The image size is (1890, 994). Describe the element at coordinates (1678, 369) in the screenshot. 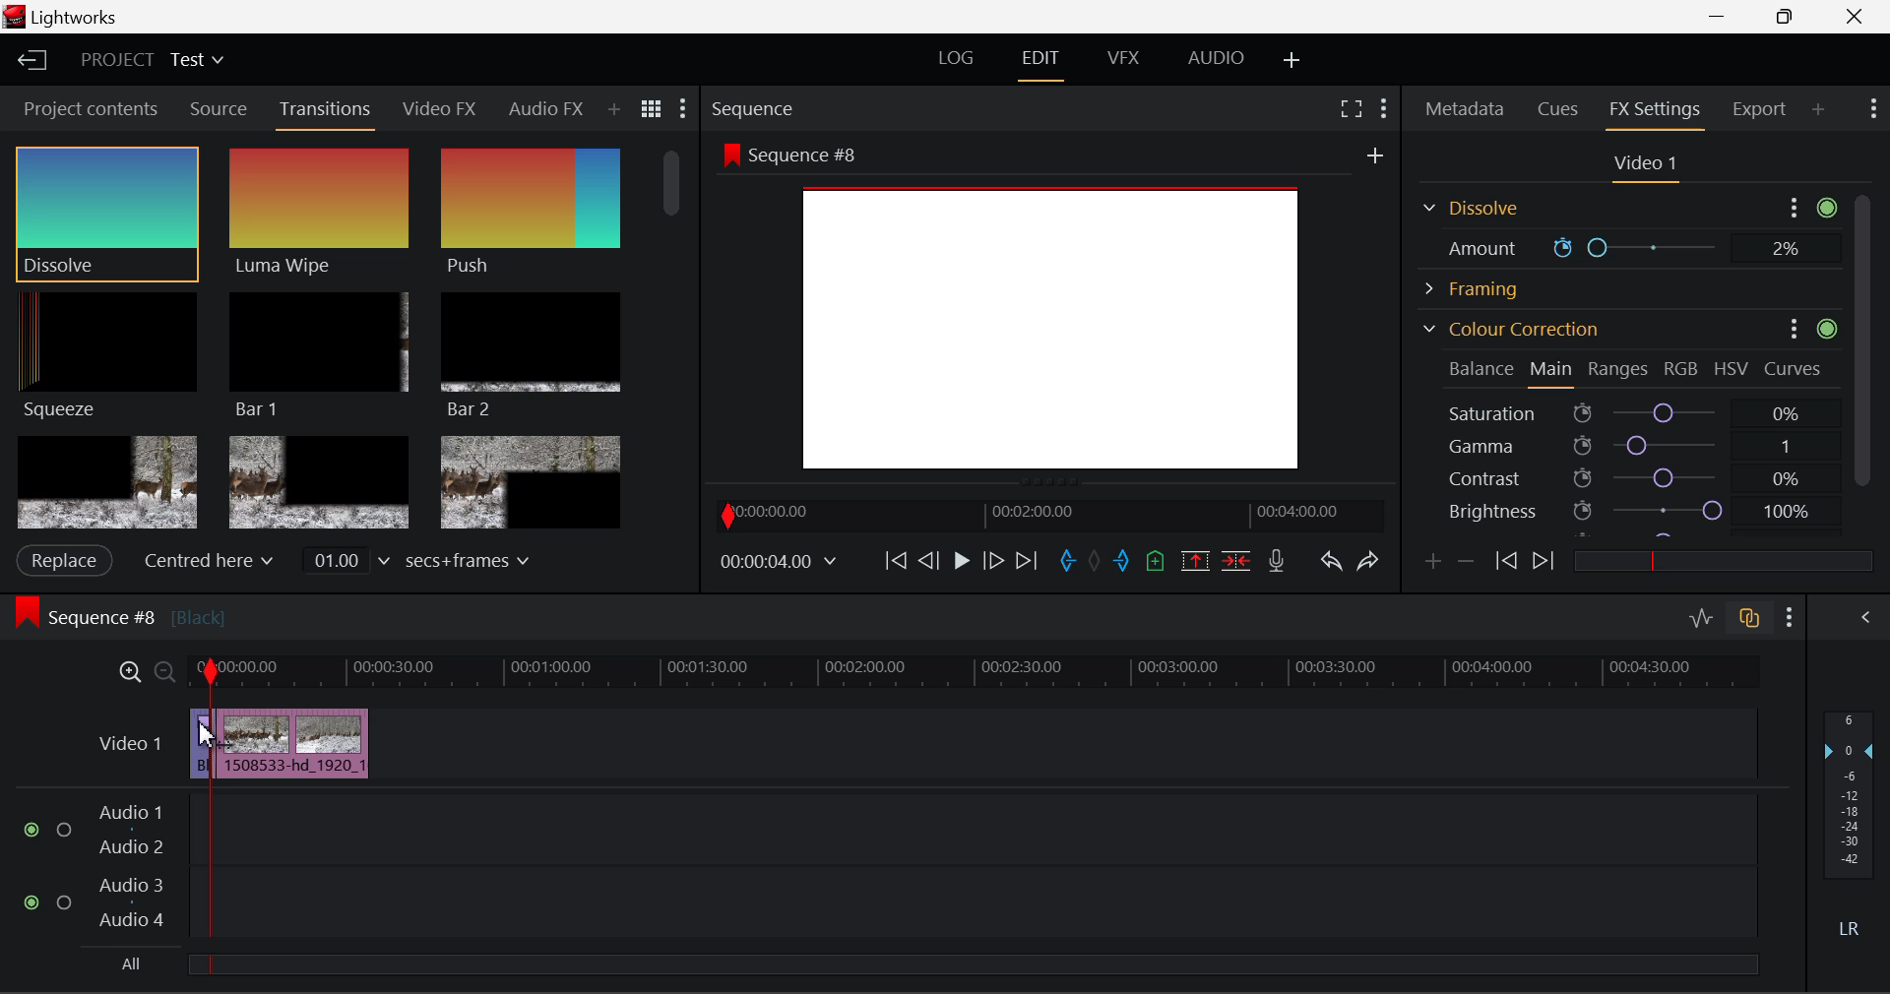

I see `RGB` at that location.